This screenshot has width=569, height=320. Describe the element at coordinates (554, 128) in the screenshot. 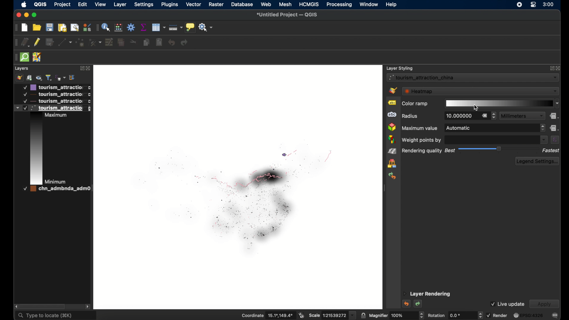

I see `data defined override` at that location.